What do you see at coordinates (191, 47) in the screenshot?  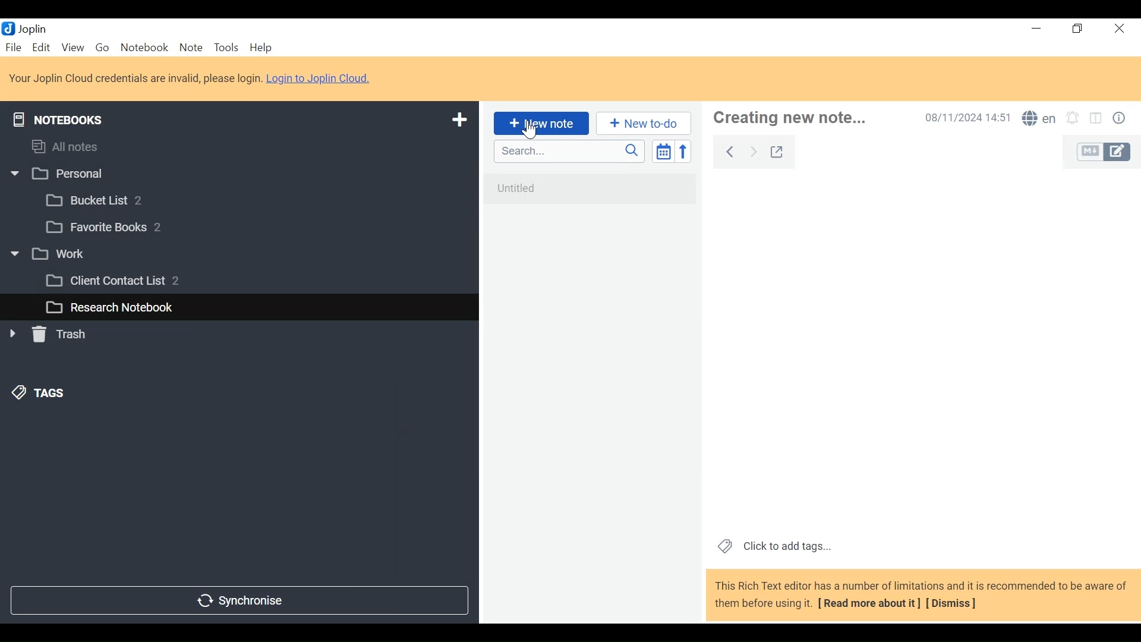 I see `Note` at bounding box center [191, 47].